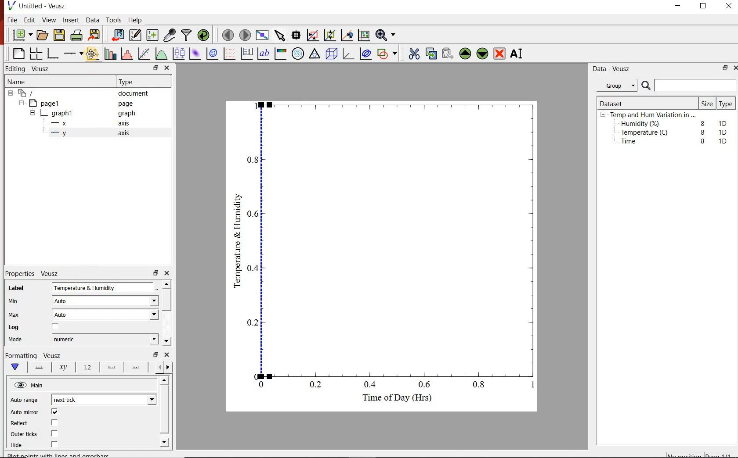  Describe the element at coordinates (237, 238) in the screenshot. I see `Temperature & Humidity` at that location.